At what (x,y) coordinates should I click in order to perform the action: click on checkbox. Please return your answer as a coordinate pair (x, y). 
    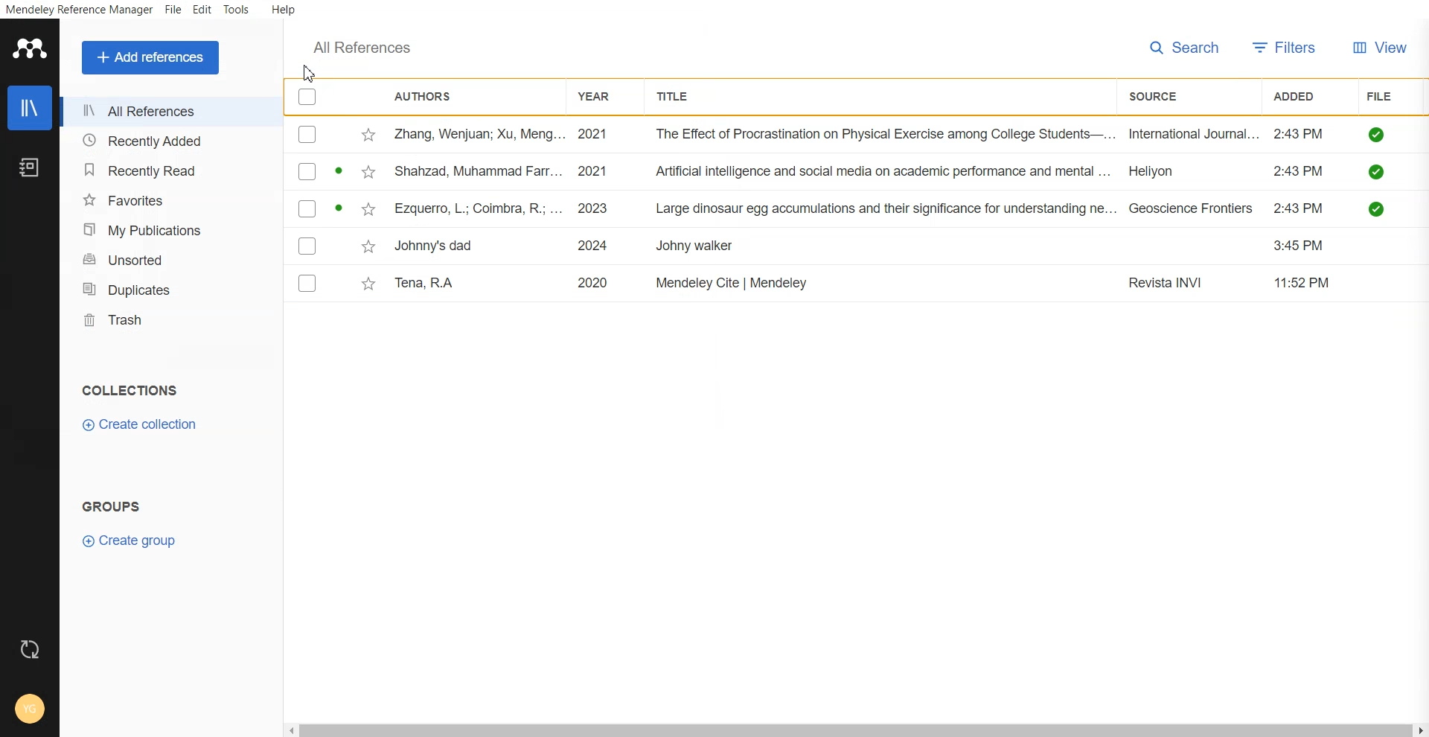
    Looking at the image, I should click on (307, 245).